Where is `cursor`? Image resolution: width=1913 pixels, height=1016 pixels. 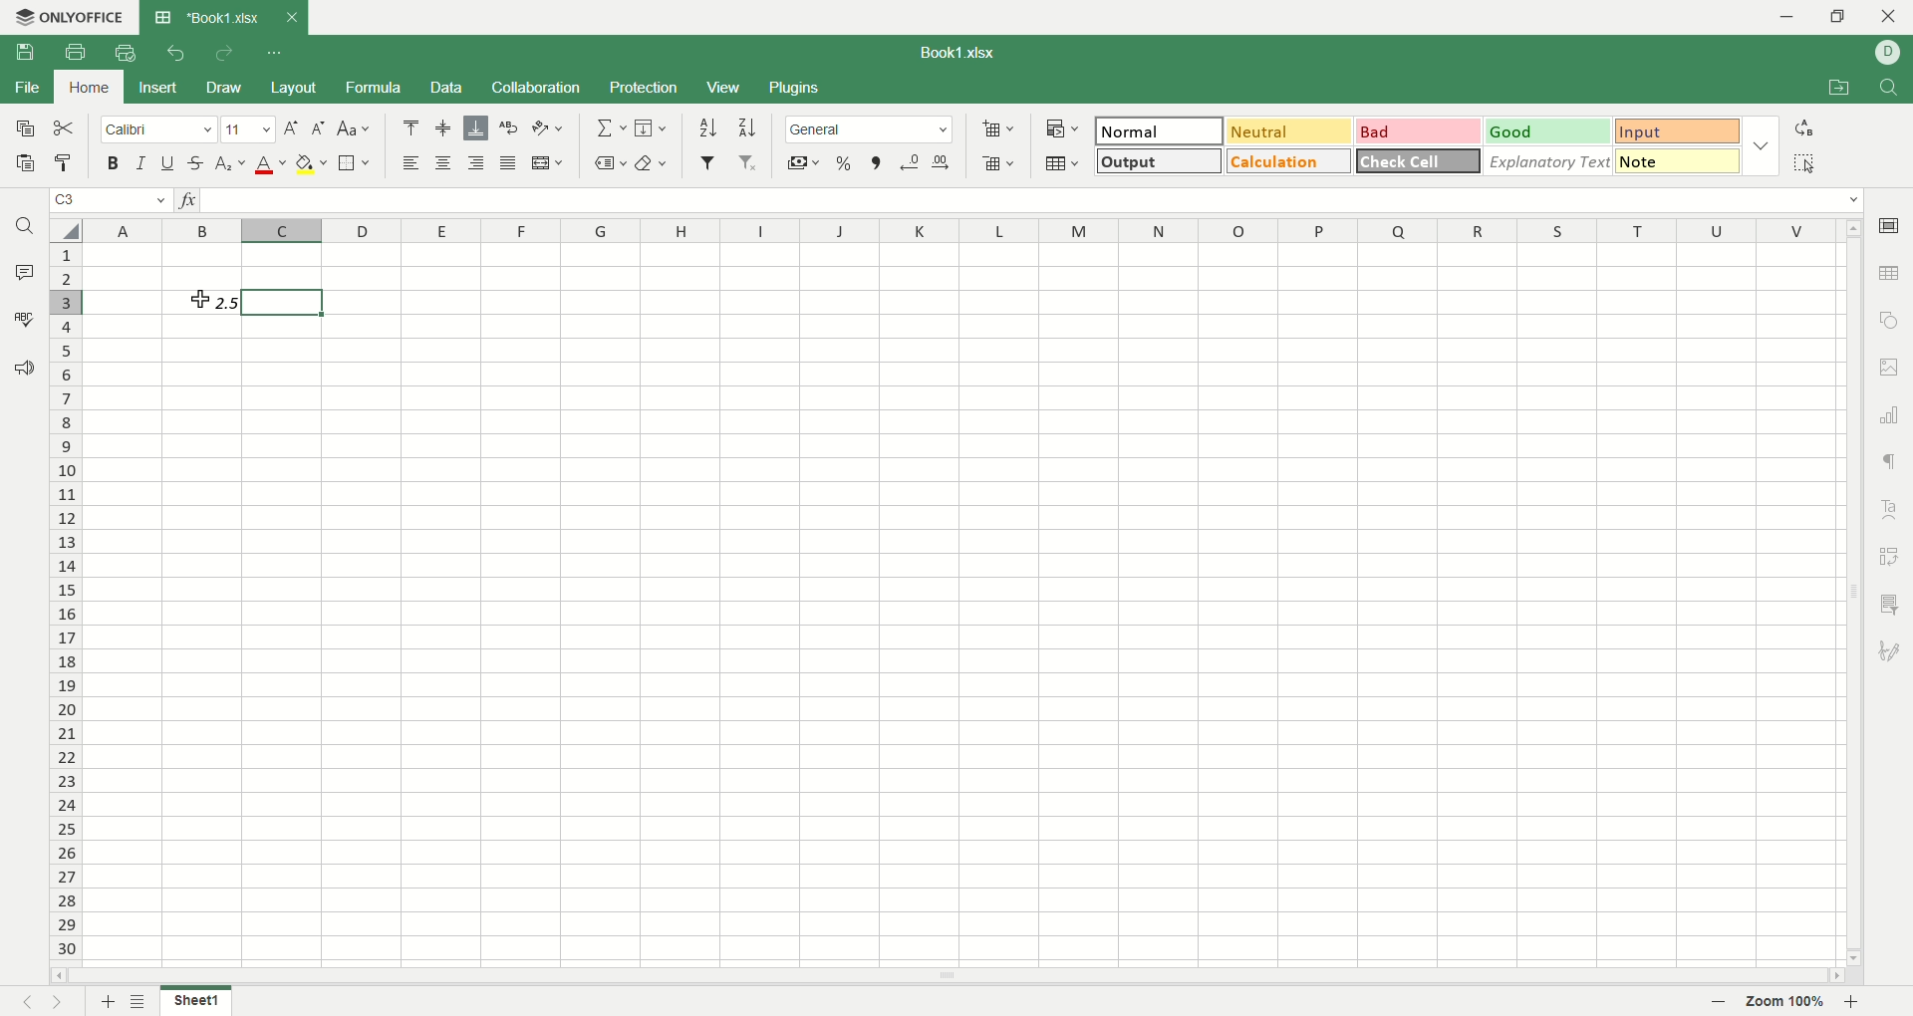
cursor is located at coordinates (198, 300).